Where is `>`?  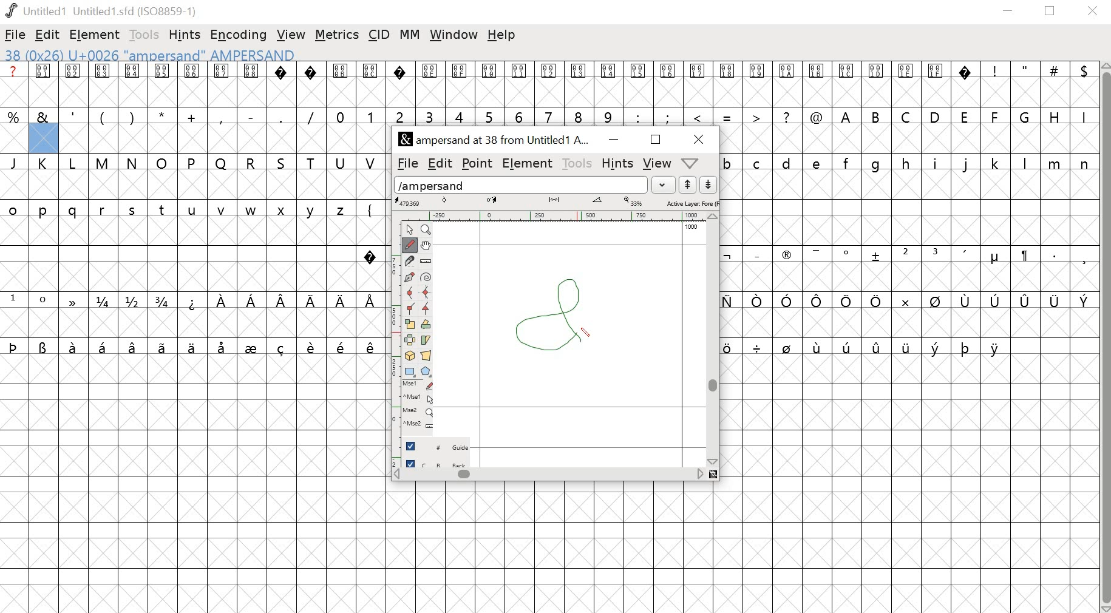
> is located at coordinates (757, 115).